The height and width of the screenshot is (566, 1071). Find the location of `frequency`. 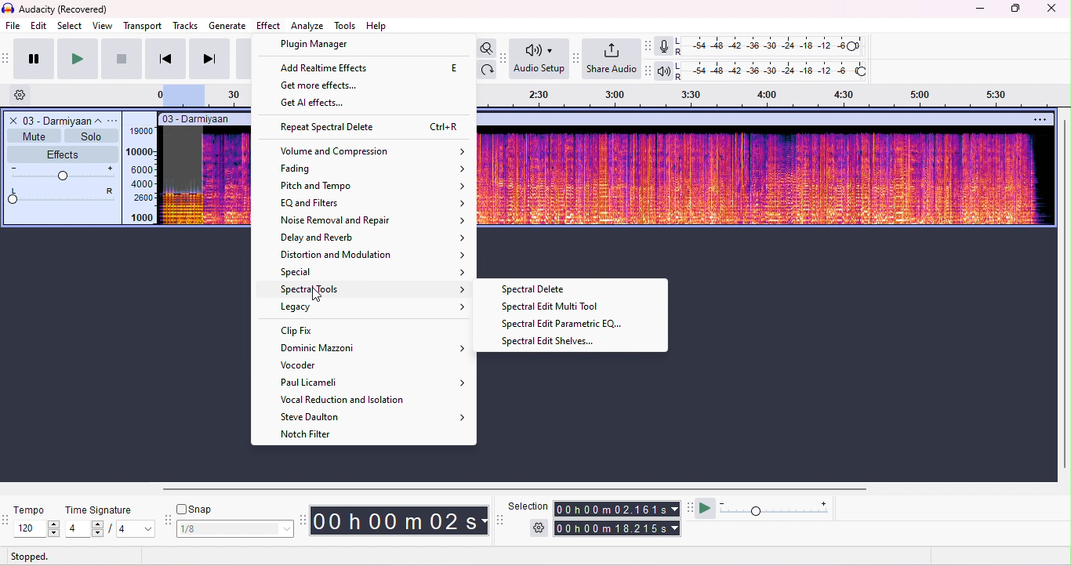

frequency is located at coordinates (142, 176).